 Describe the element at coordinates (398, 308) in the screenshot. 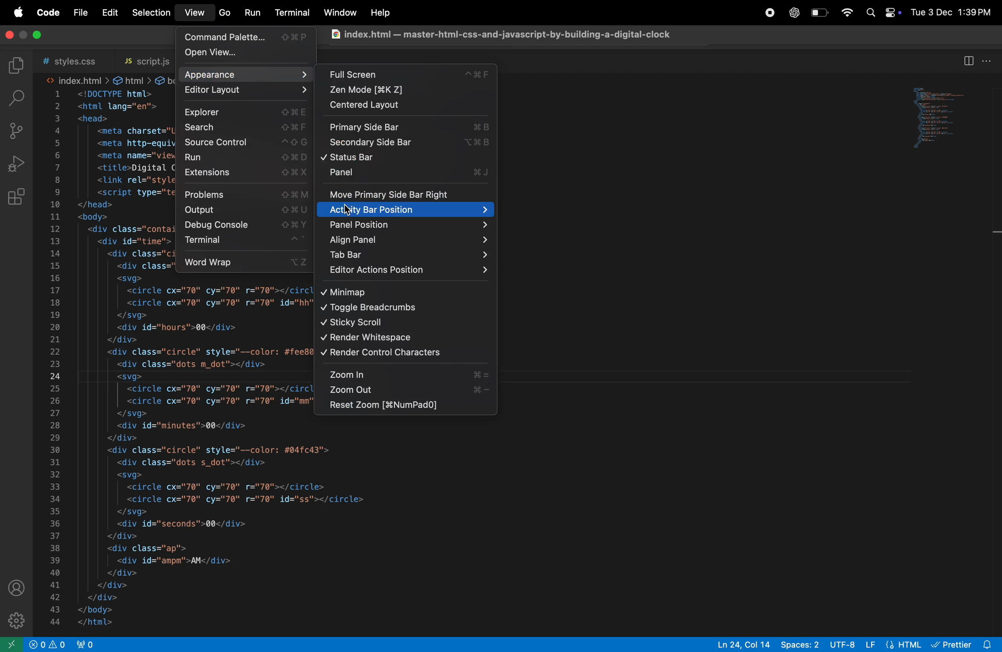

I see `toggle bread crumbs` at that location.